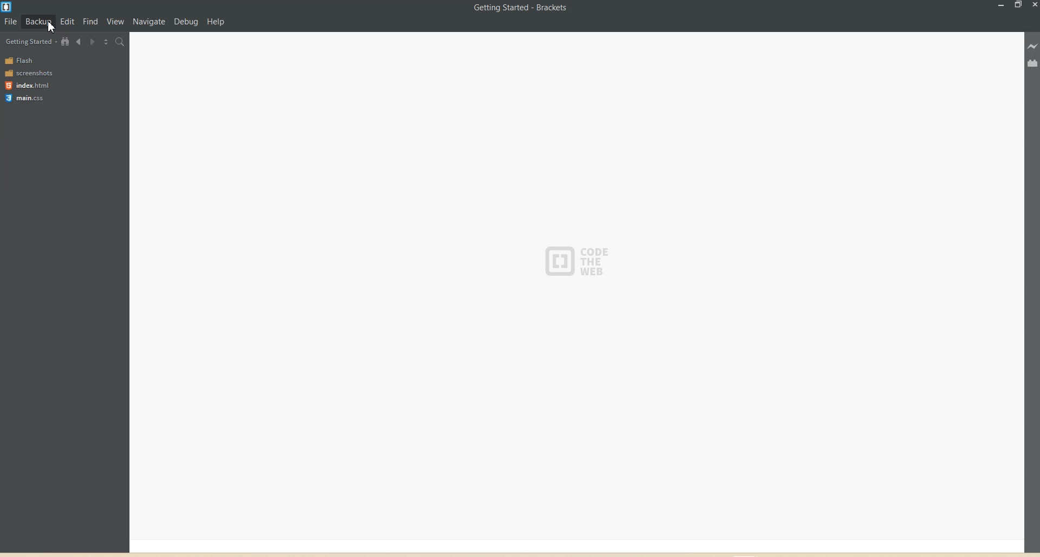 This screenshot has height=557, width=1040. What do you see at coordinates (1033, 63) in the screenshot?
I see `Extension manager` at bounding box center [1033, 63].